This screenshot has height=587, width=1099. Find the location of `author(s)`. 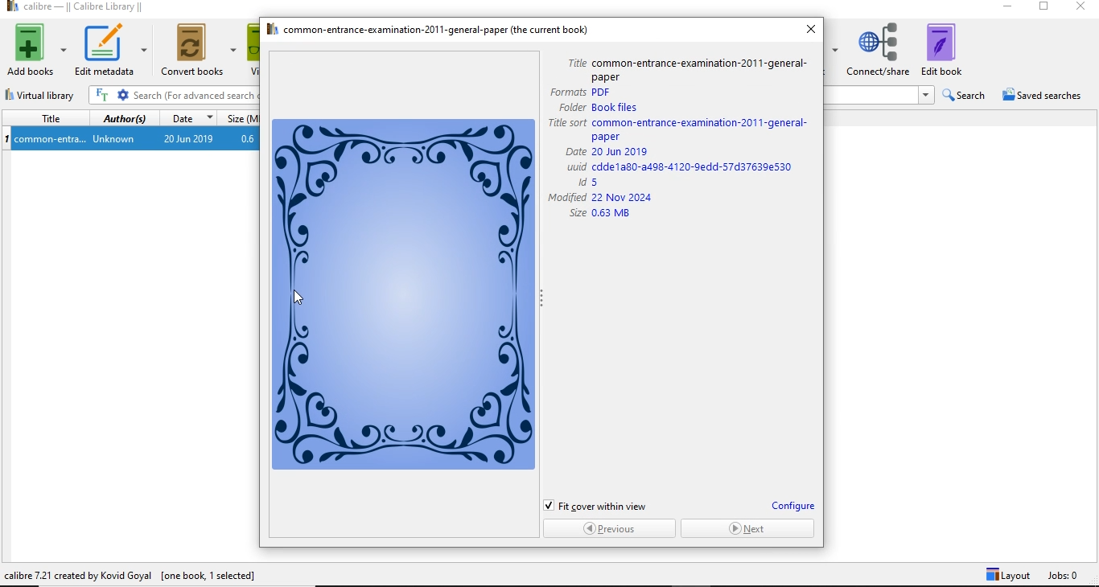

author(s) is located at coordinates (125, 120).